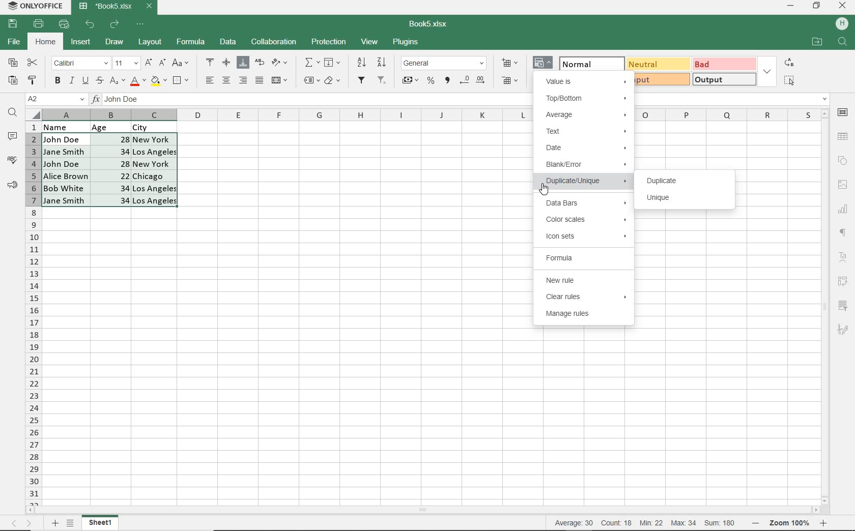 The image size is (855, 531). I want to click on WRAP TEXT, so click(260, 64).